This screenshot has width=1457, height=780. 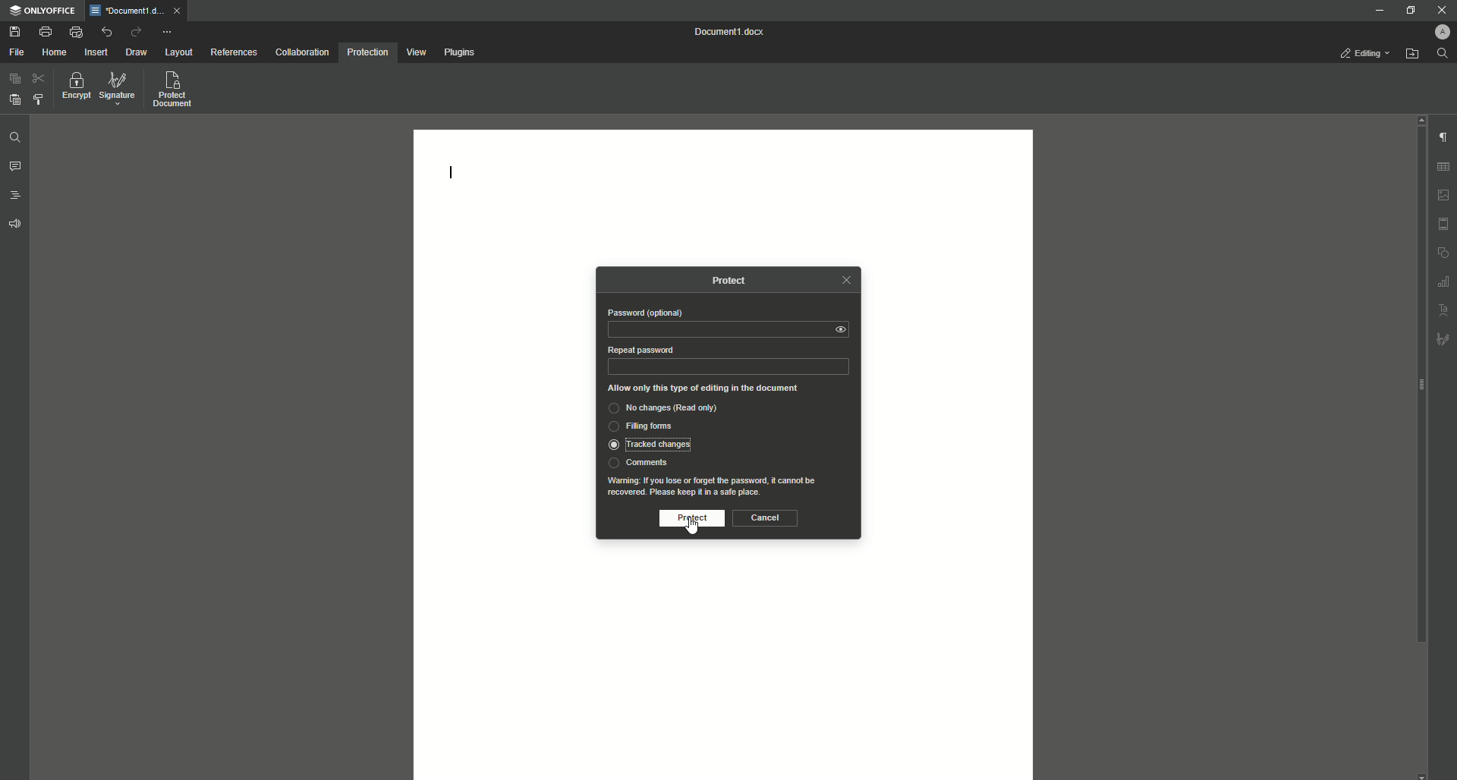 I want to click on Waning: If you lose or forget the password, it cannot berecovered. Please keep it in a safe place., so click(x=723, y=487).